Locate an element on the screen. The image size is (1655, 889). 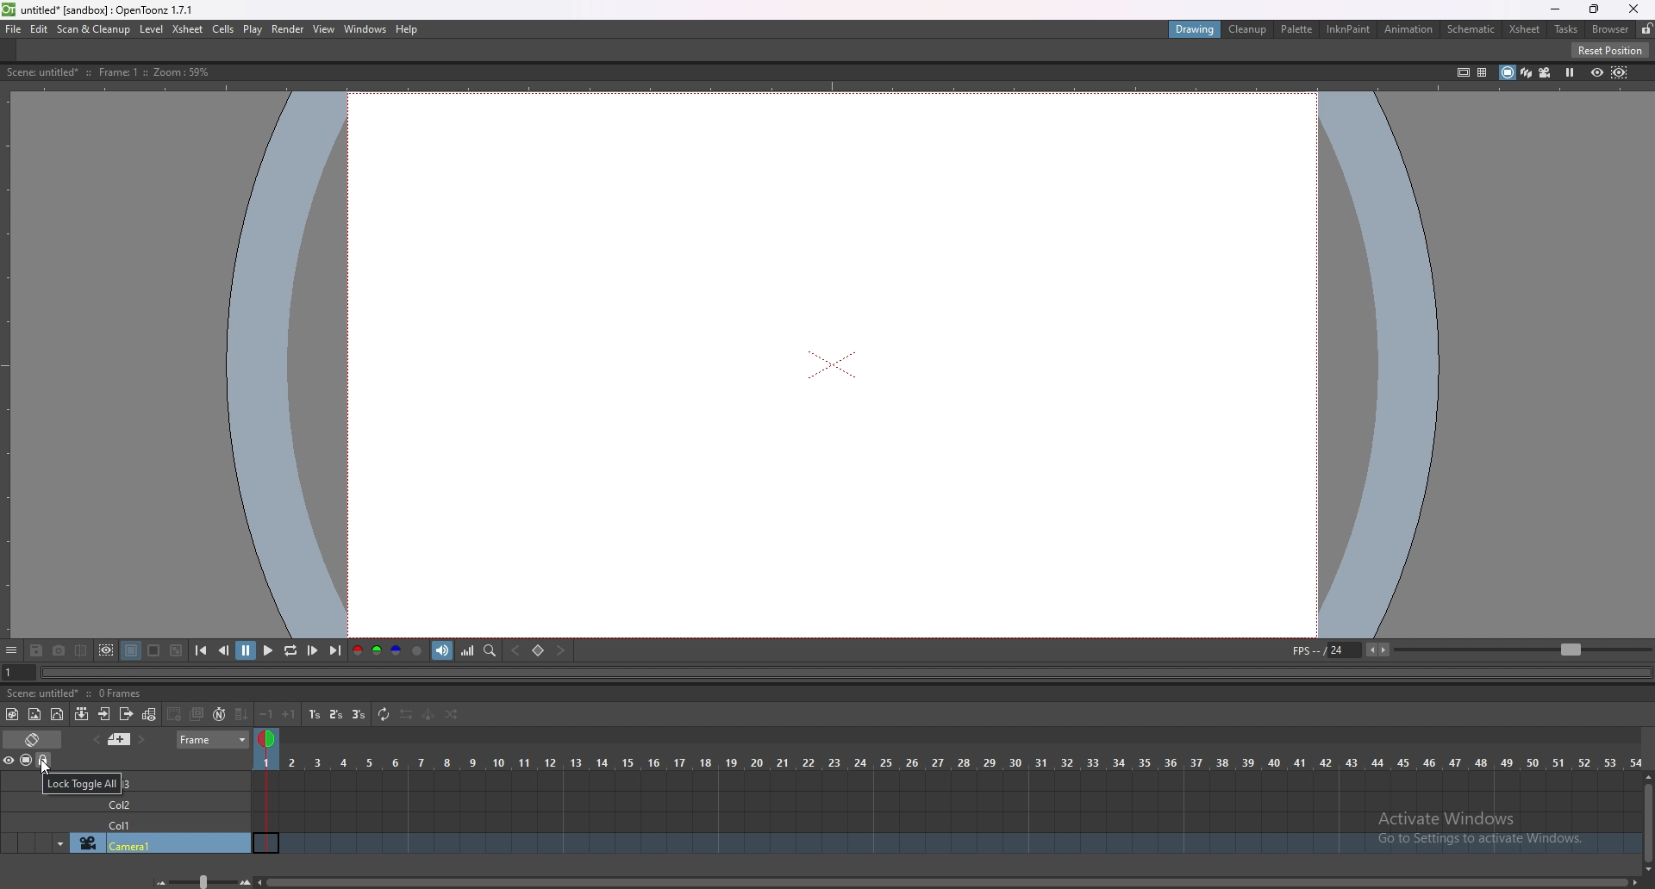
timeline is located at coordinates (943, 780).